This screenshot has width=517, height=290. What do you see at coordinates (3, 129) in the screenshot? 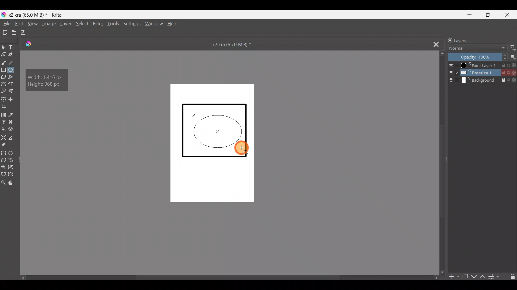
I see `Fill a contiguous area of colour with colour/fill a selection` at bounding box center [3, 129].